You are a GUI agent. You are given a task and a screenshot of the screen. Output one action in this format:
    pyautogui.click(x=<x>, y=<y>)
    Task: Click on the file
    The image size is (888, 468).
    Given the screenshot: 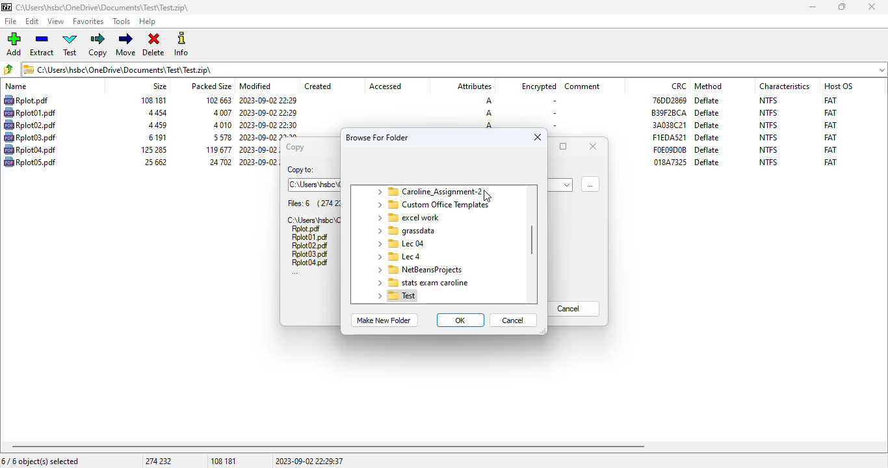 What is the action you would take?
    pyautogui.click(x=30, y=125)
    